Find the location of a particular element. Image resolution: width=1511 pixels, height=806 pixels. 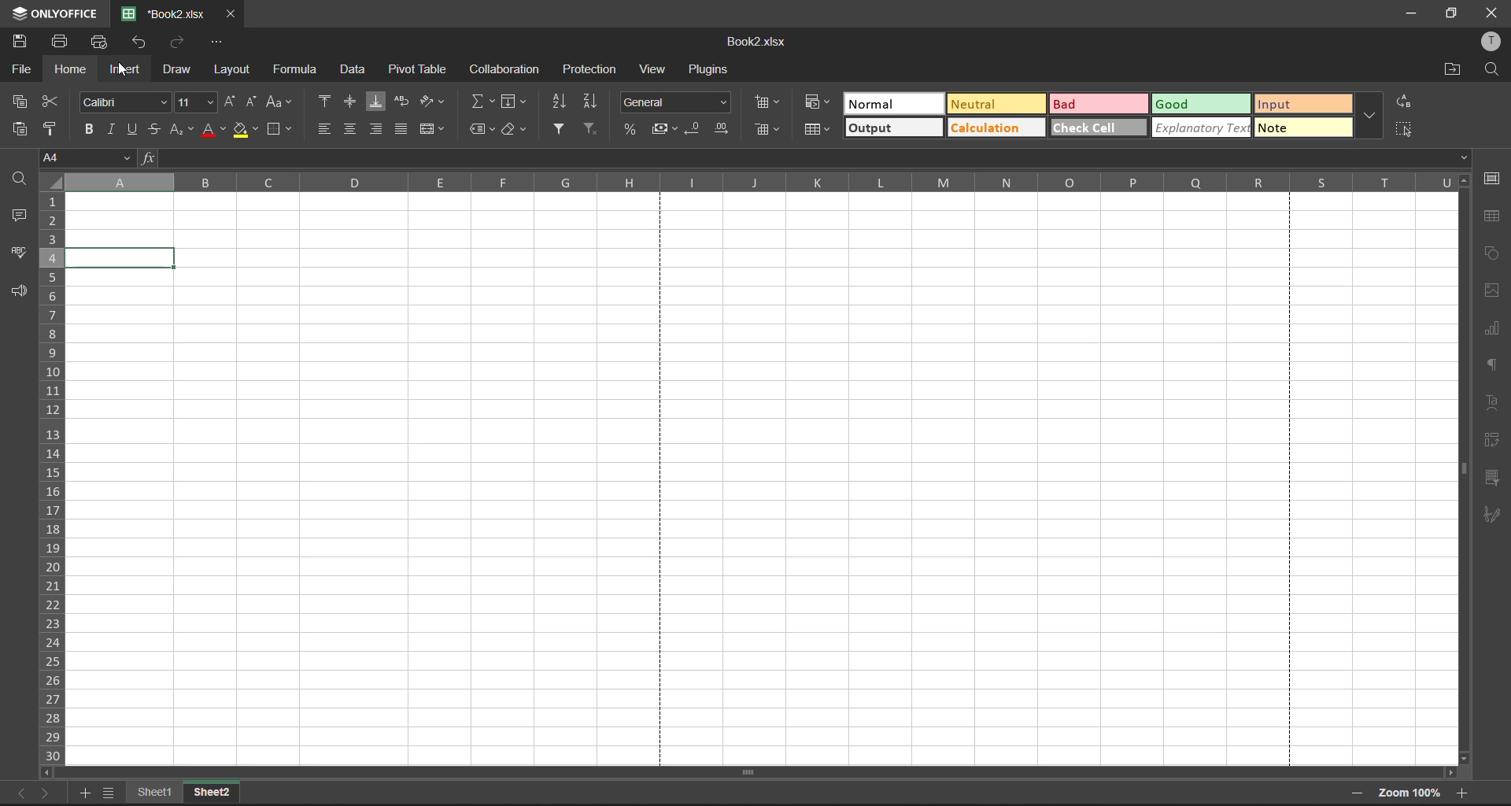

zoom out is located at coordinates (1351, 794).